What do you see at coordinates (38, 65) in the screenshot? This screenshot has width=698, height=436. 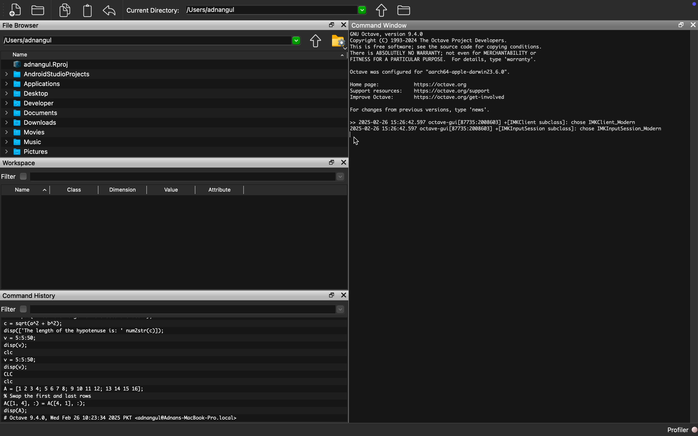 I see `adnangul.Rproj` at bounding box center [38, 65].